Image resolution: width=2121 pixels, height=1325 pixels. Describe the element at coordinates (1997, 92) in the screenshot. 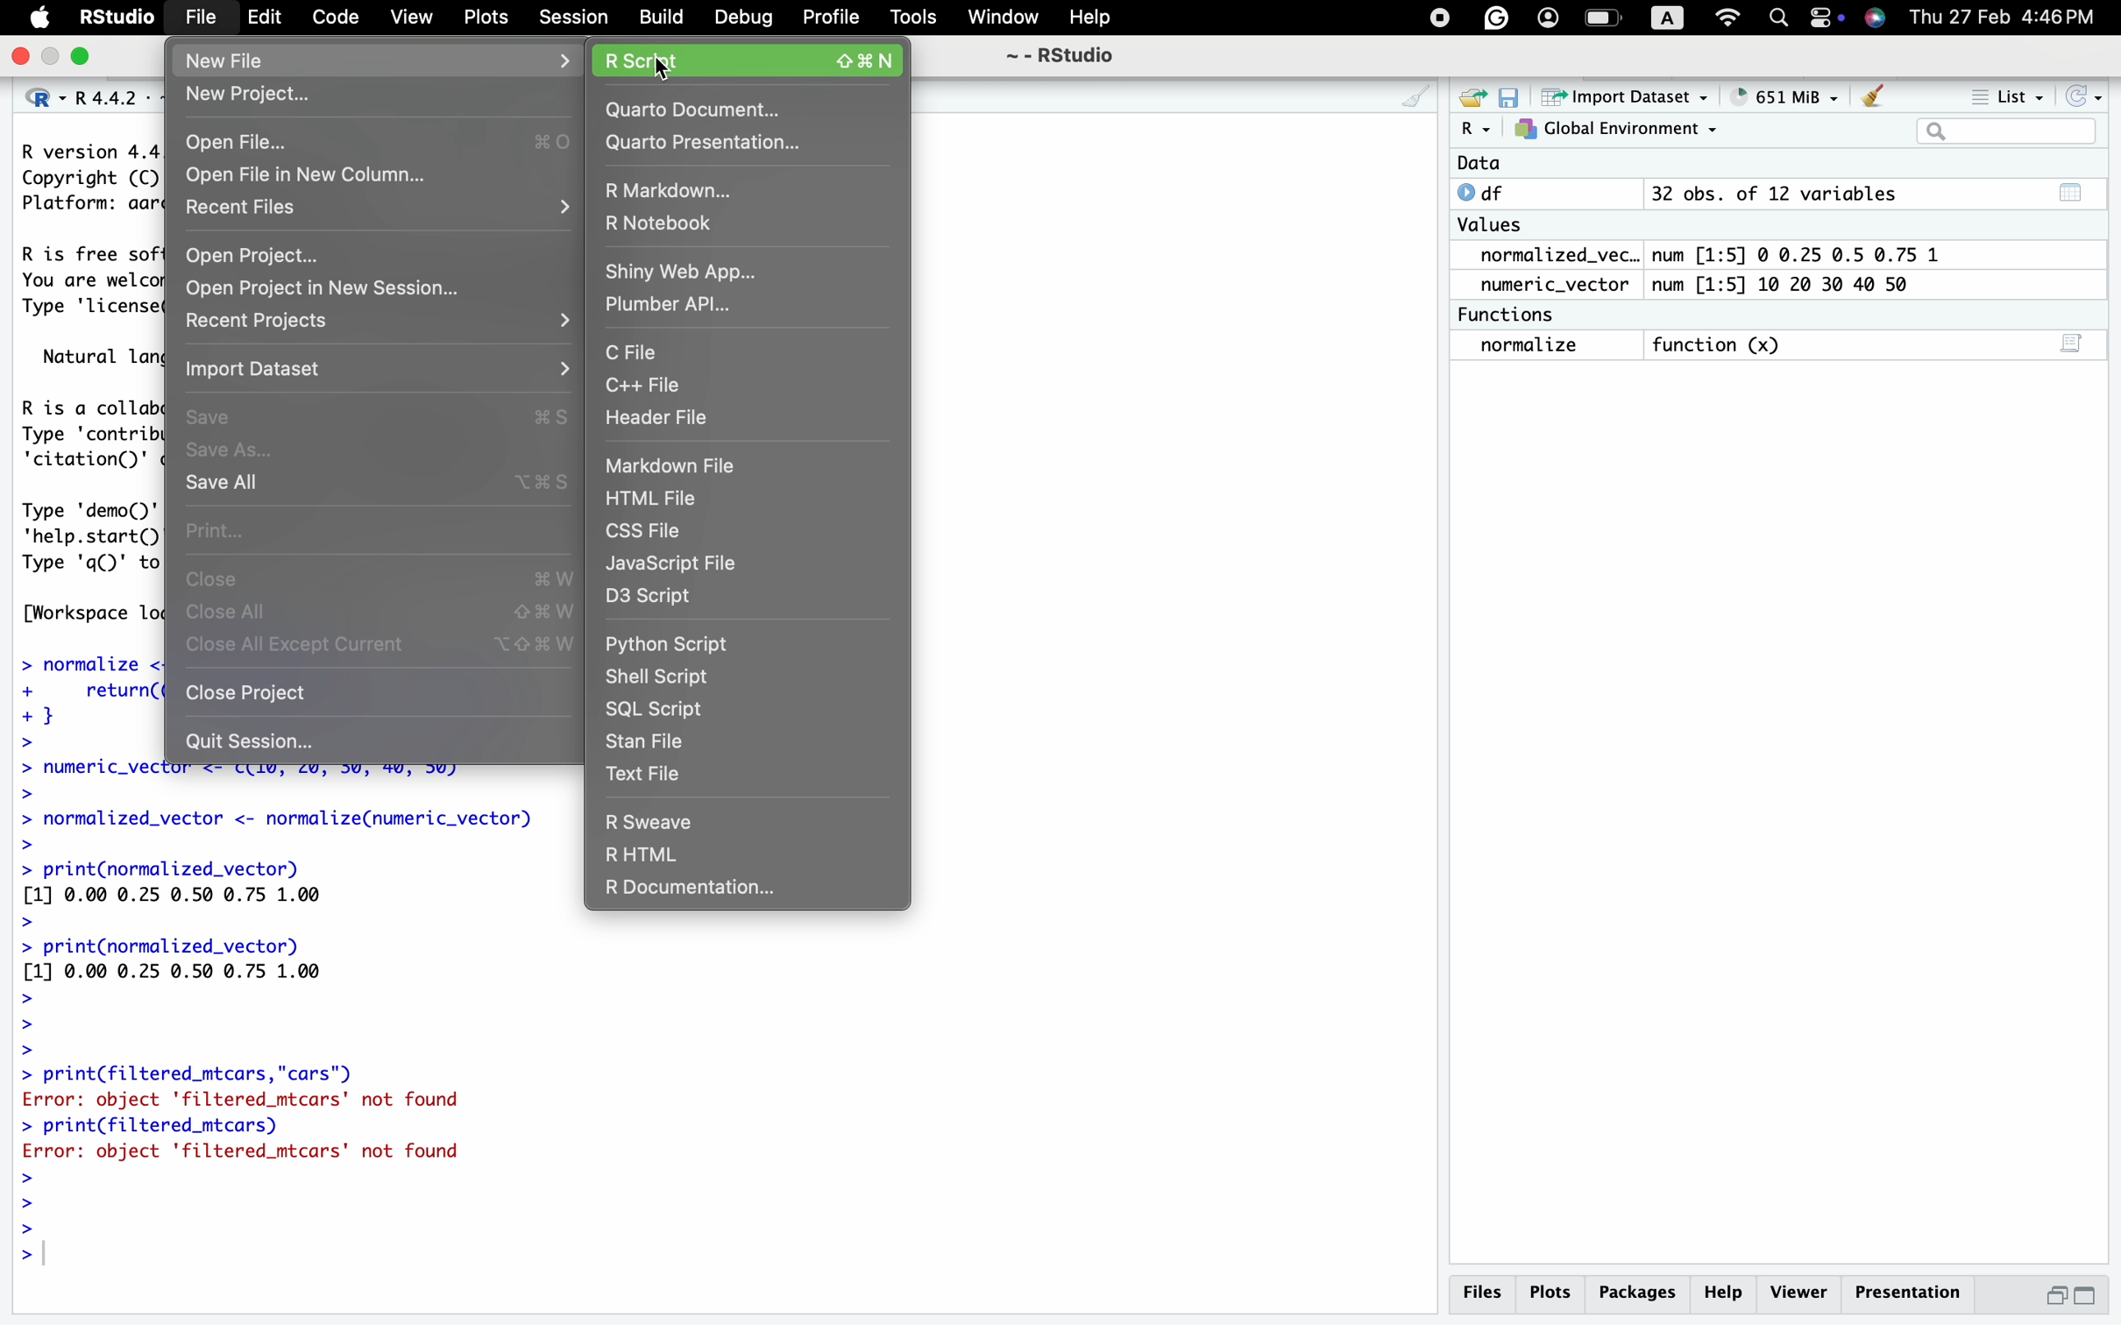

I see `= List ` at that location.